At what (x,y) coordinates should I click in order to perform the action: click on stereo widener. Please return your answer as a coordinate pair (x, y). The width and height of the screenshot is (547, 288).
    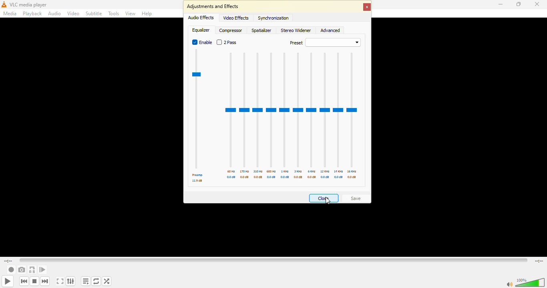
    Looking at the image, I should click on (296, 31).